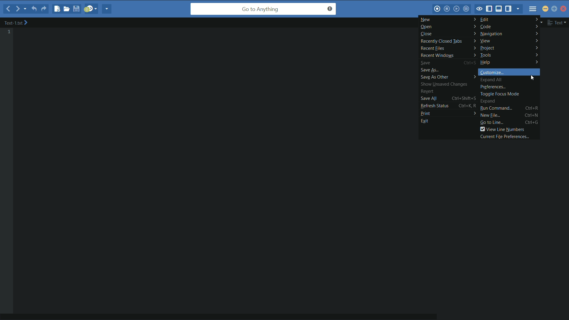 This screenshot has width=569, height=320. What do you see at coordinates (9, 32) in the screenshot?
I see `line number` at bounding box center [9, 32].